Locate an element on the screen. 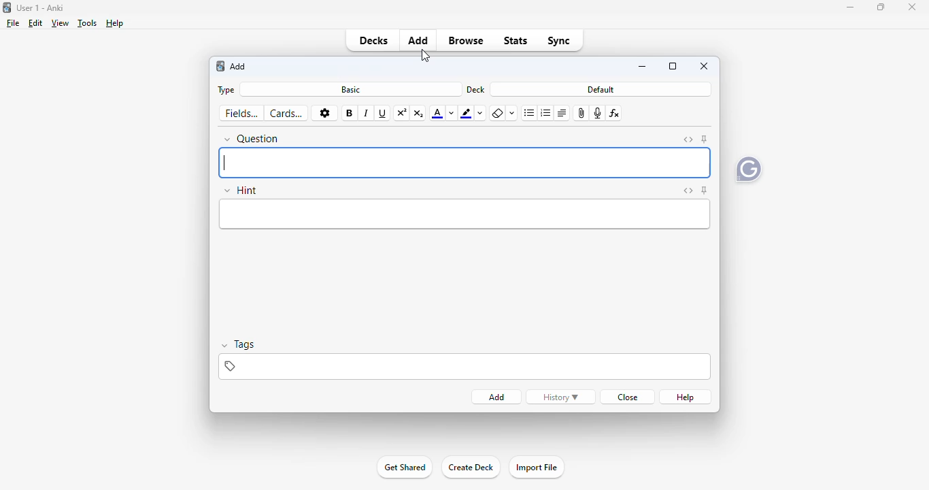 Image resolution: width=929 pixels, height=490 pixels. equations is located at coordinates (615, 113).